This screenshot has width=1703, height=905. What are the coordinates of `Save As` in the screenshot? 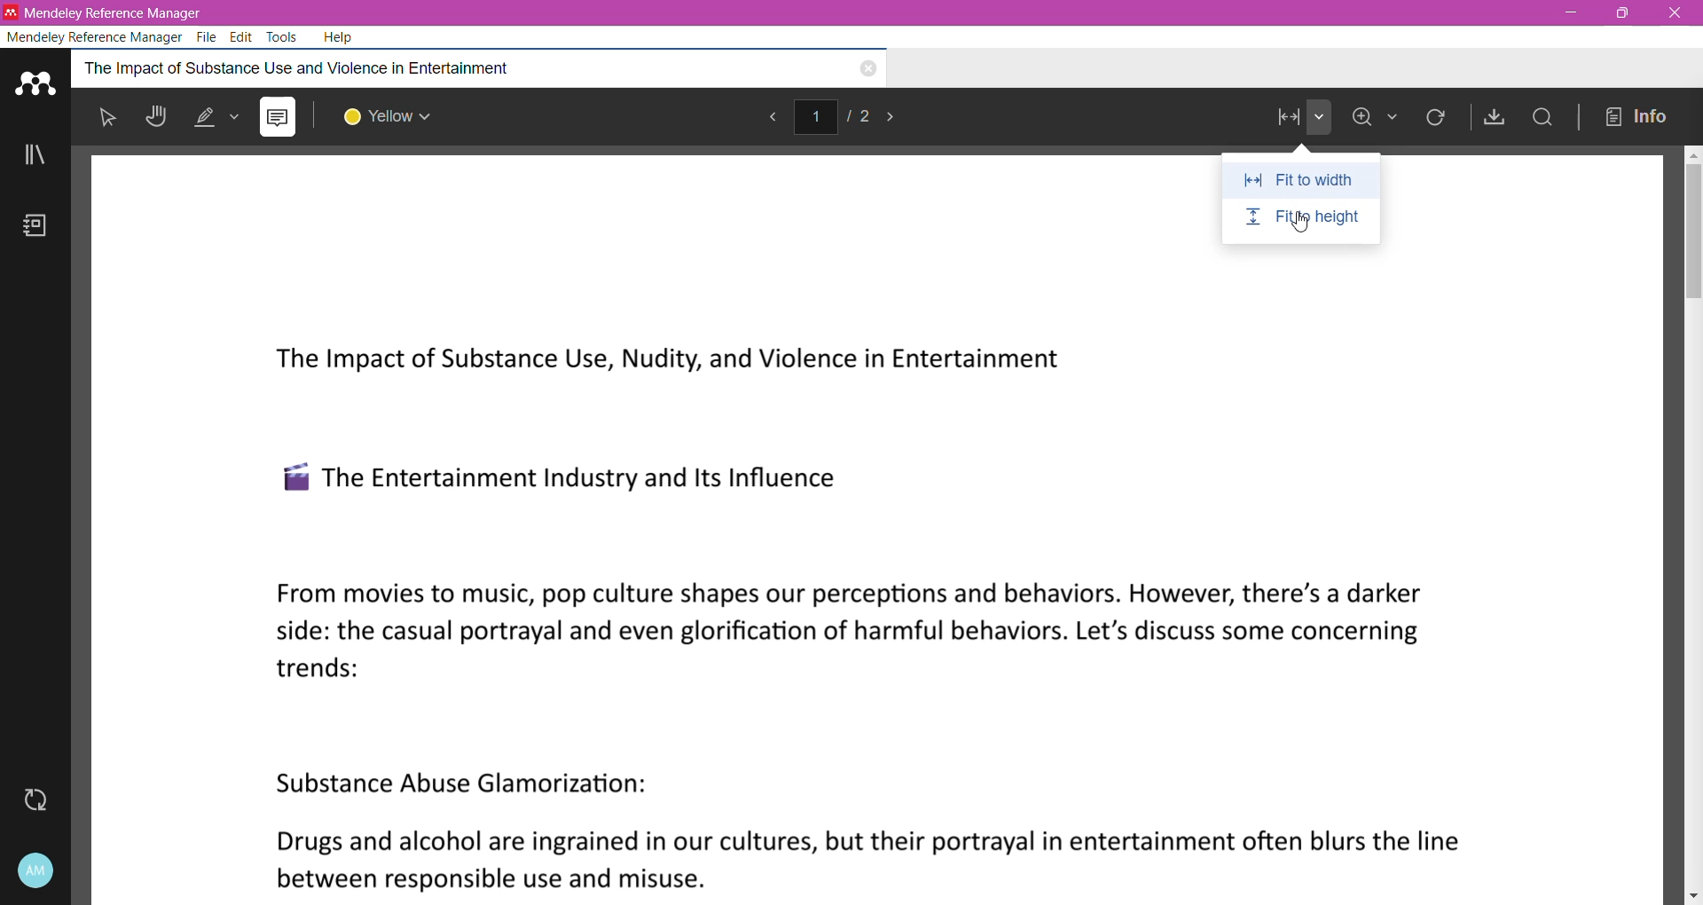 It's located at (1491, 116).